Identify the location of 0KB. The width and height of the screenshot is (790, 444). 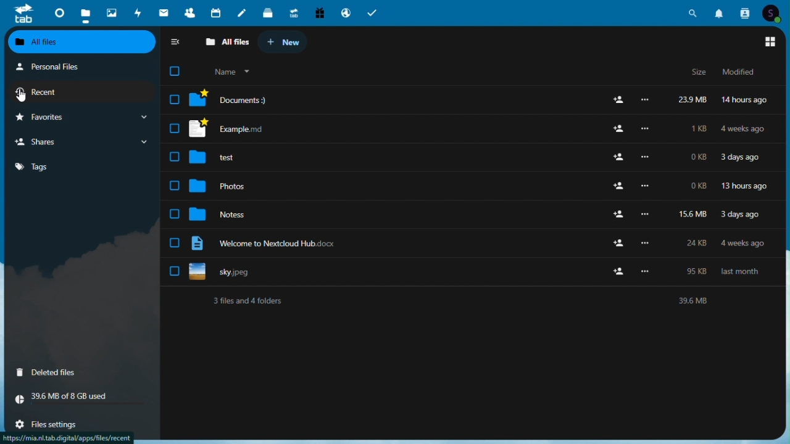
(696, 157).